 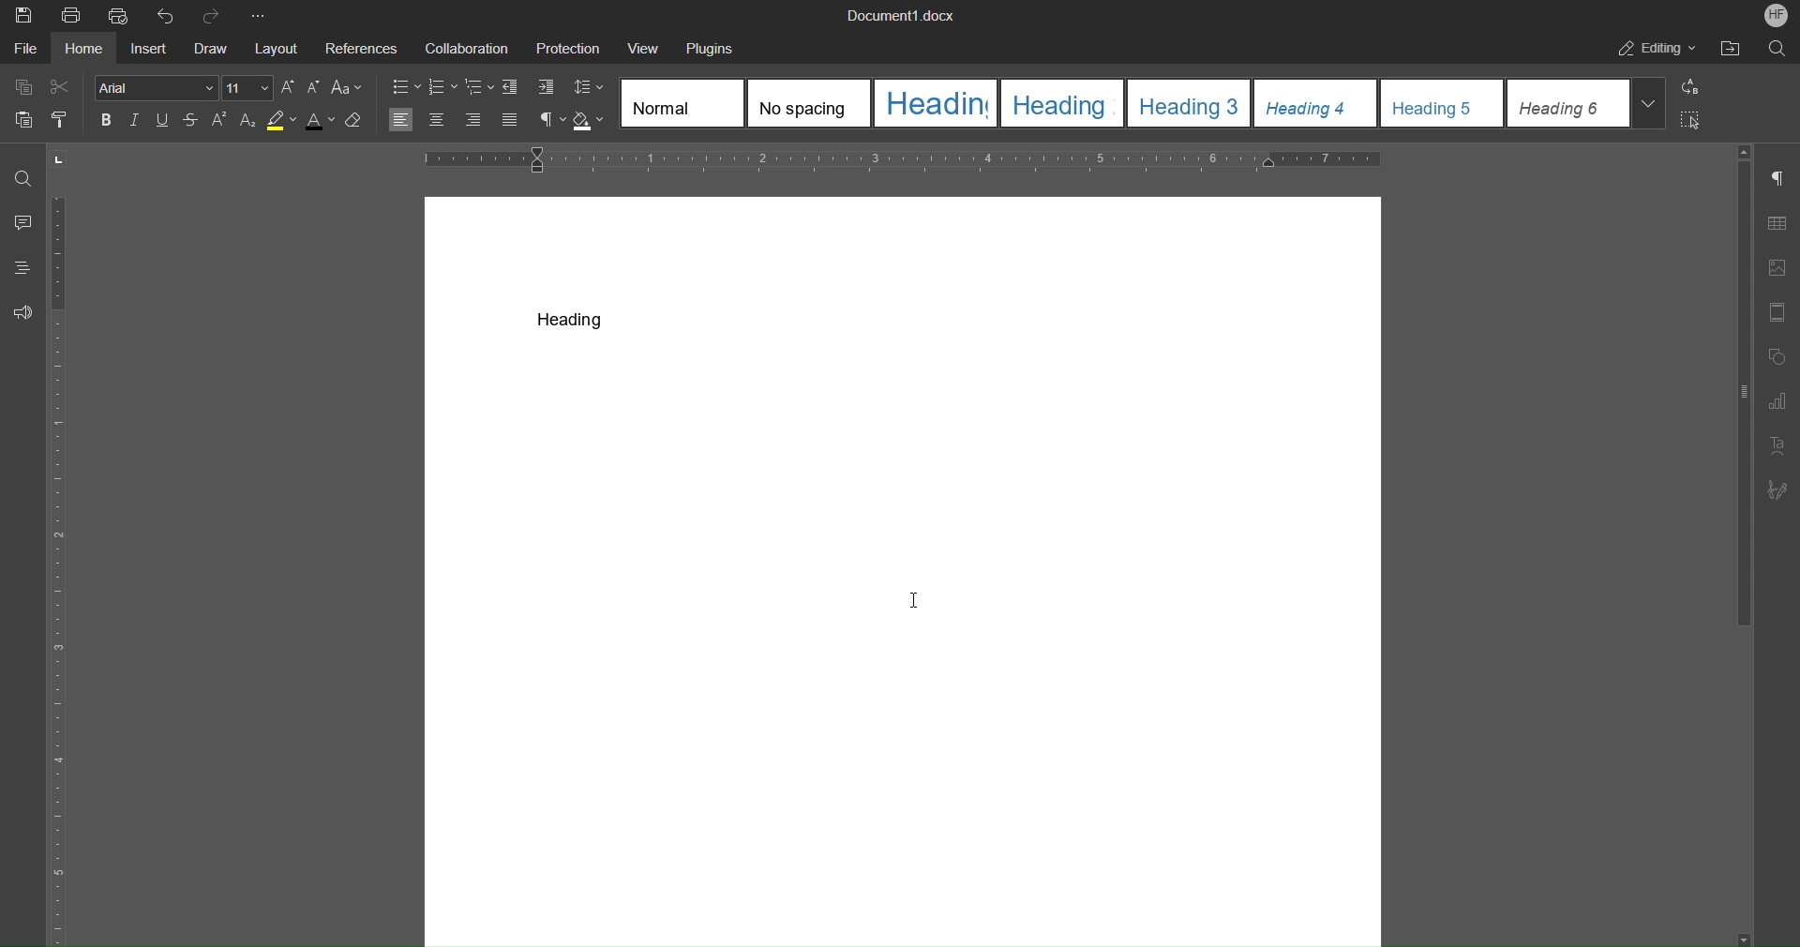 What do you see at coordinates (21, 179) in the screenshot?
I see `Find` at bounding box center [21, 179].